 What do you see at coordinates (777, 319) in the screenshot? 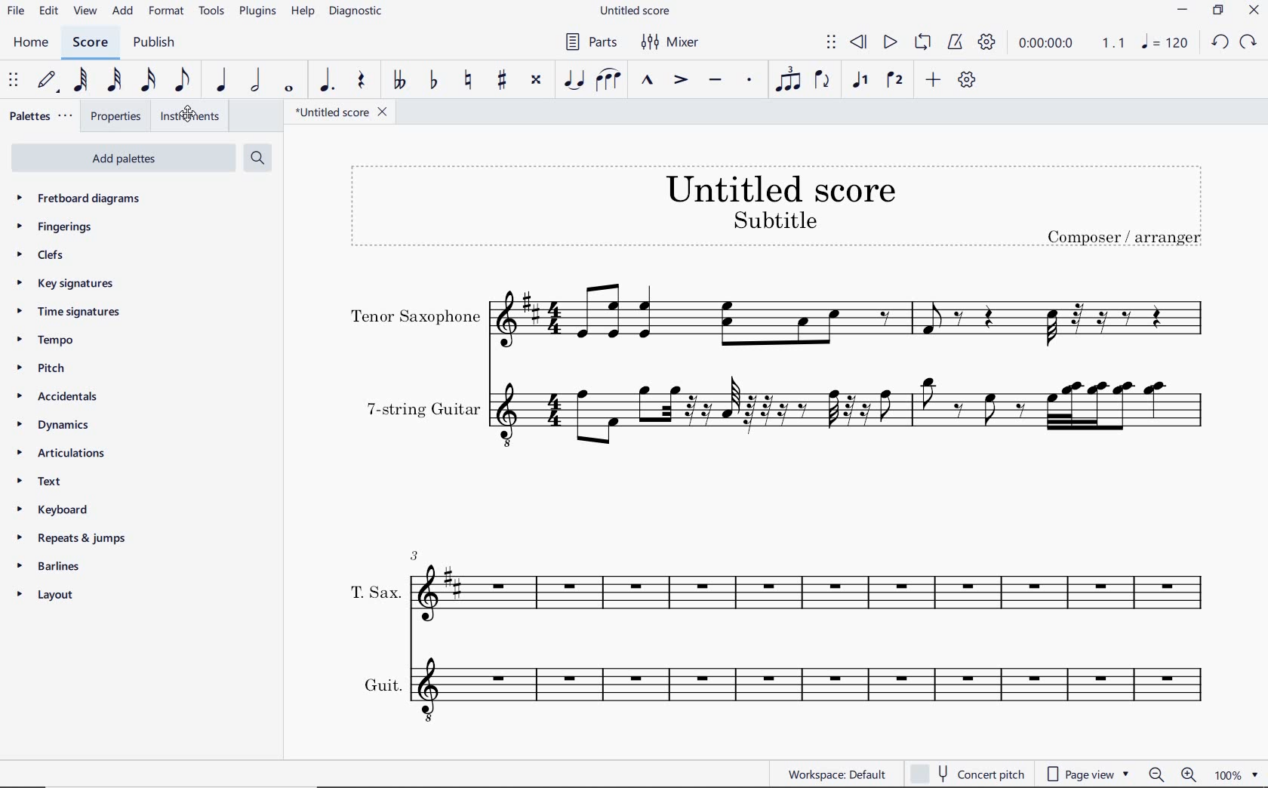
I see `INSTRUMENT: TENOR SAXOPHONE` at bounding box center [777, 319].